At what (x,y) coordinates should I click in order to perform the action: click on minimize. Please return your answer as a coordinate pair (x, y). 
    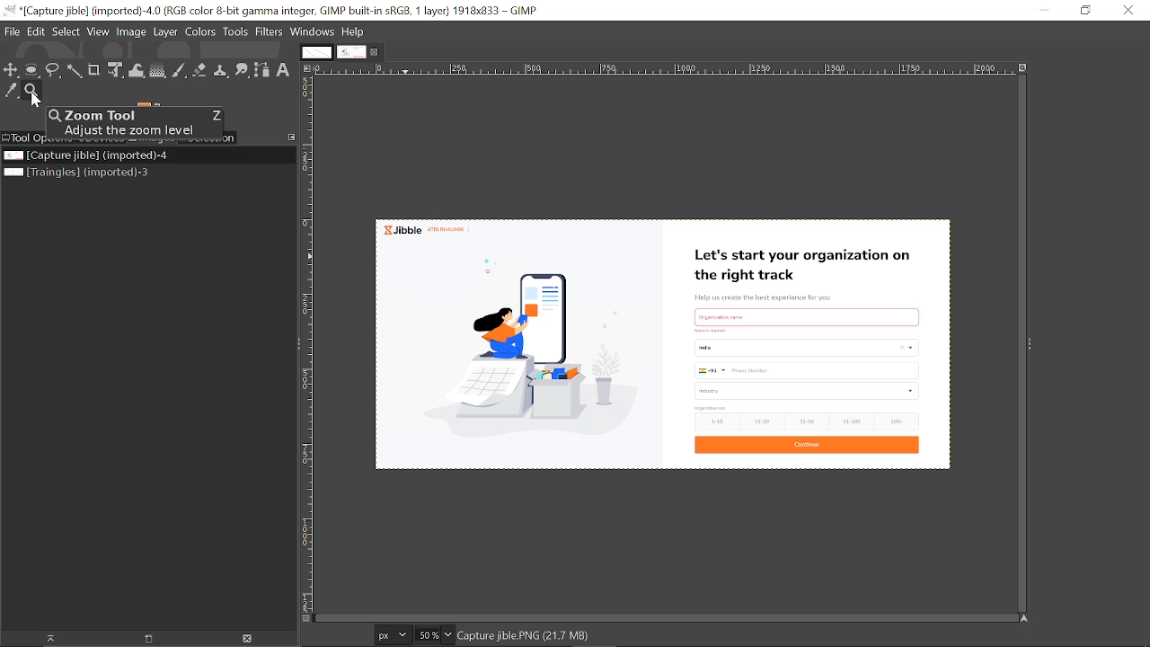
    Looking at the image, I should click on (1044, 12).